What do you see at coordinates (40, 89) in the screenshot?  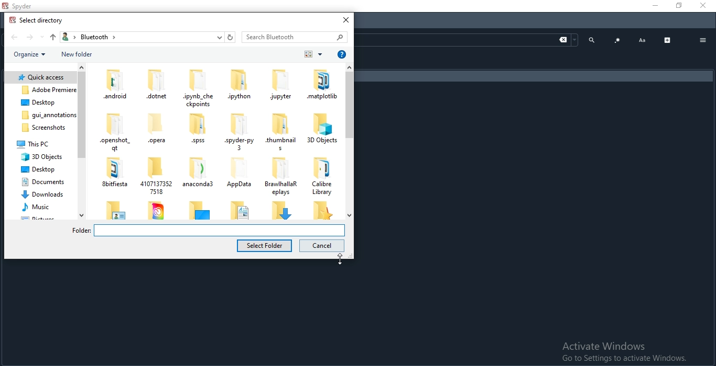 I see `file2` at bounding box center [40, 89].